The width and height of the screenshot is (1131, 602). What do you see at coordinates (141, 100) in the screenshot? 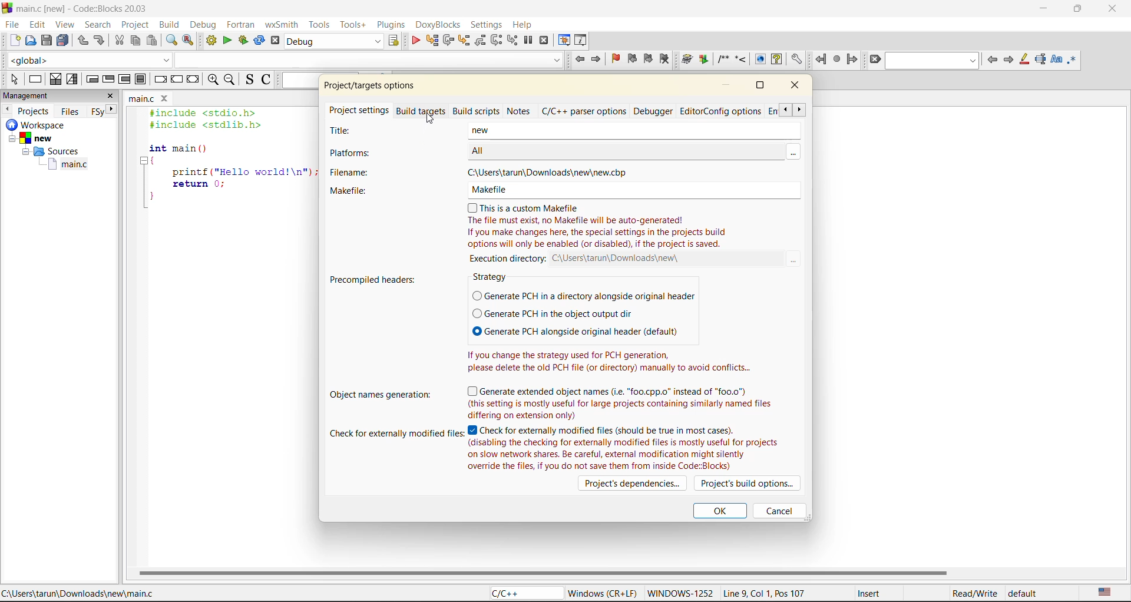
I see `main.c` at bounding box center [141, 100].